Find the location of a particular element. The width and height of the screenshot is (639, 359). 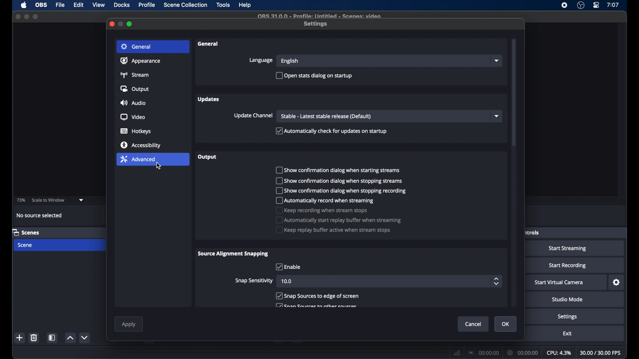

close is located at coordinates (18, 17).